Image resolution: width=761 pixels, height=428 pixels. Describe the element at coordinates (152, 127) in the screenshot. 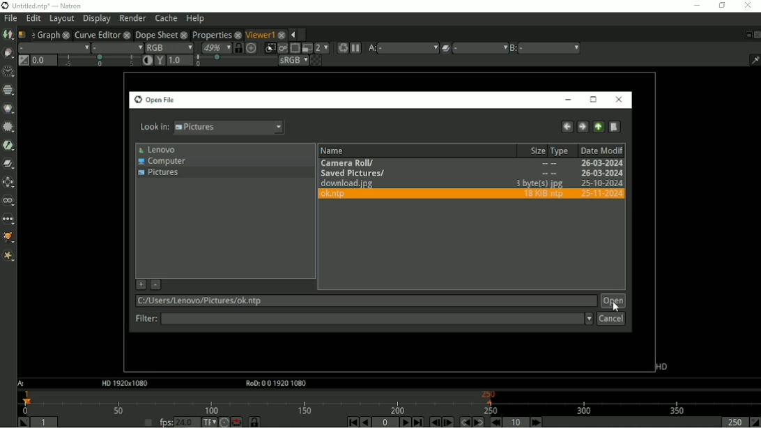

I see `Look in` at that location.